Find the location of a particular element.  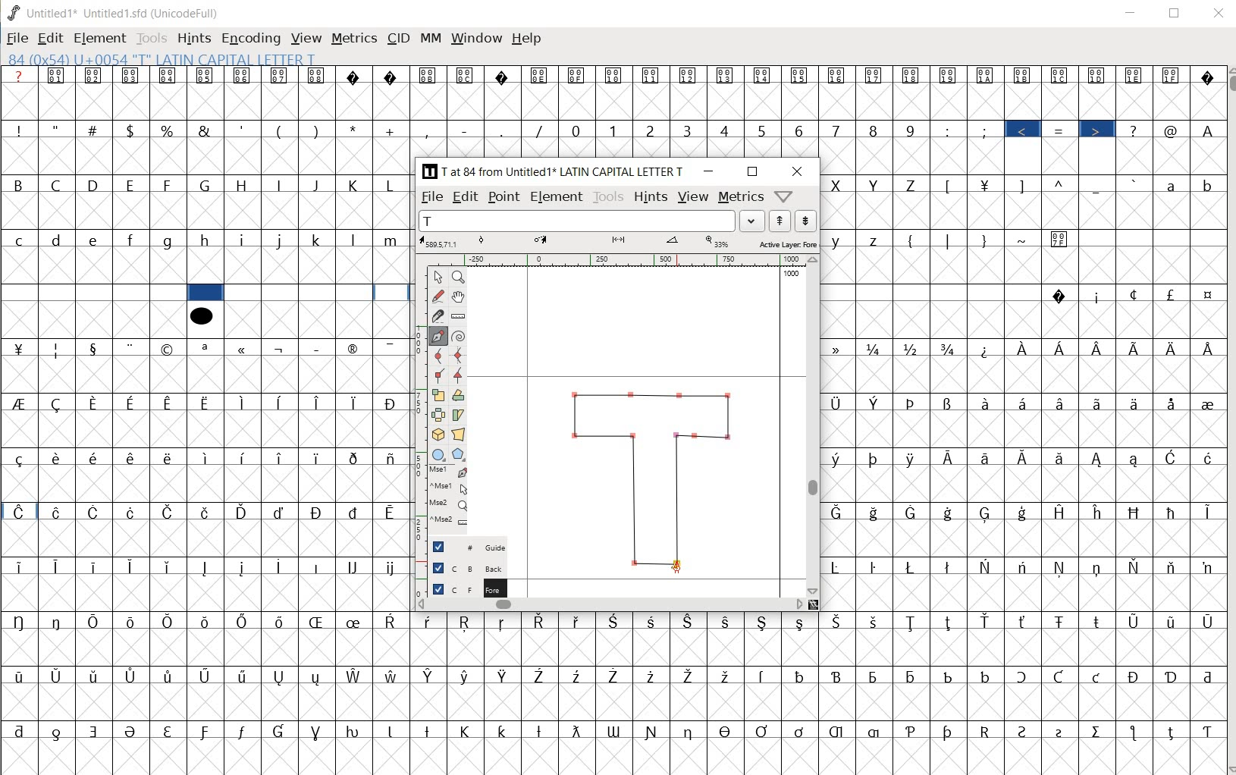

Symbol is located at coordinates (1136, 75).